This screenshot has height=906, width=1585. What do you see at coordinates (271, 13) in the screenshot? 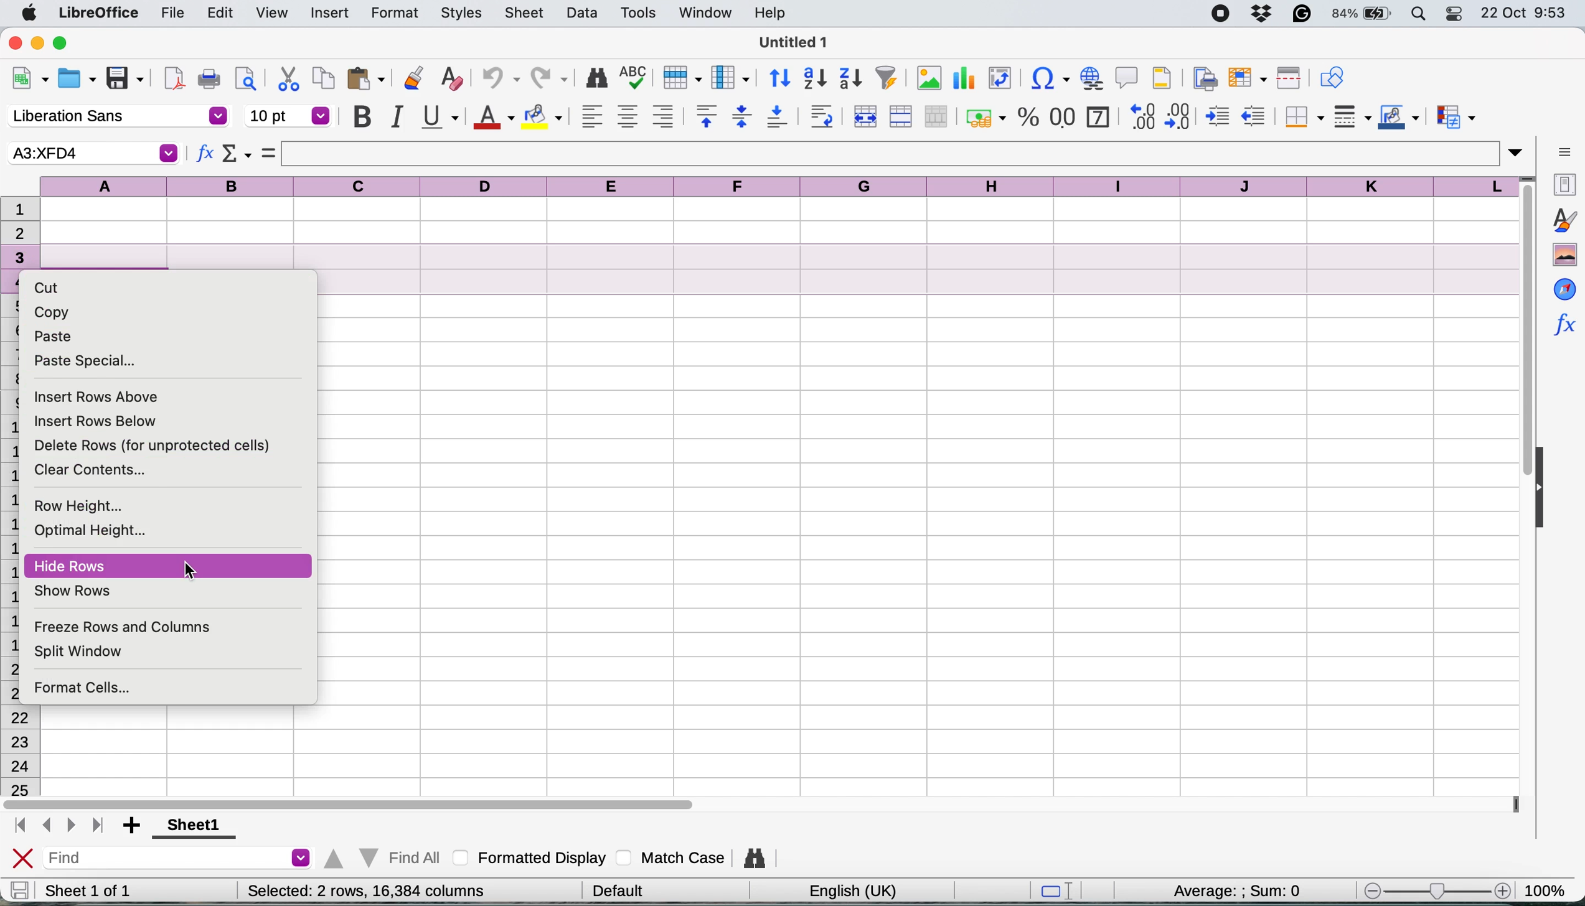
I see `view` at bounding box center [271, 13].